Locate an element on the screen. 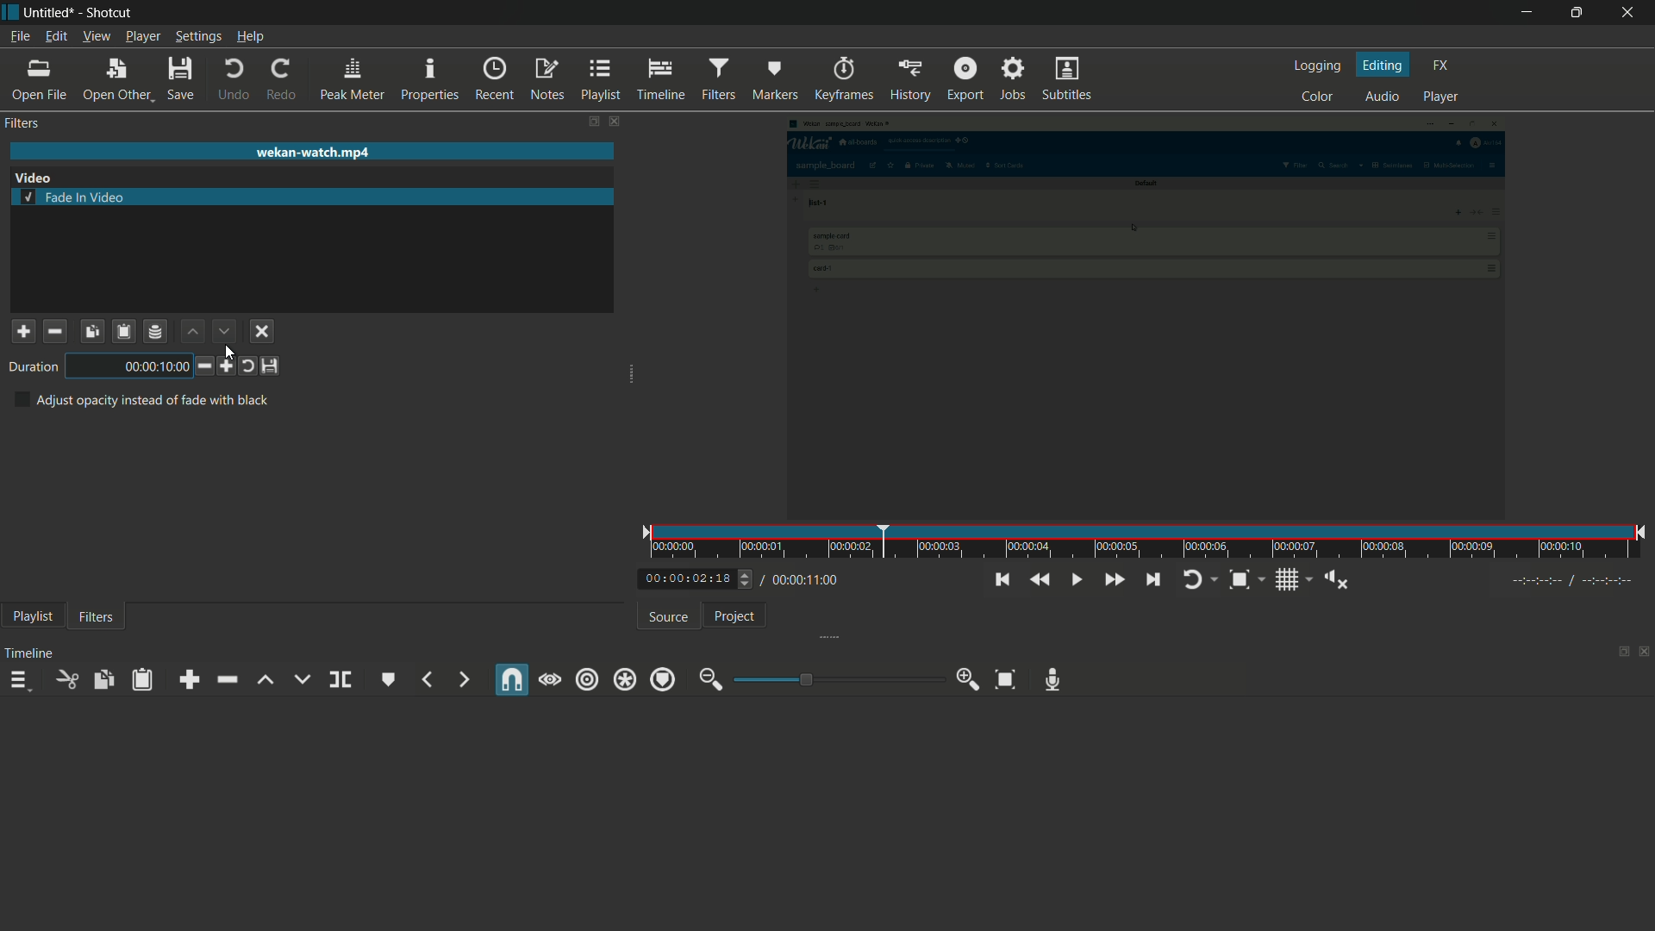 Image resolution: width=1655 pixels, height=931 pixels. current time is located at coordinates (681, 579).